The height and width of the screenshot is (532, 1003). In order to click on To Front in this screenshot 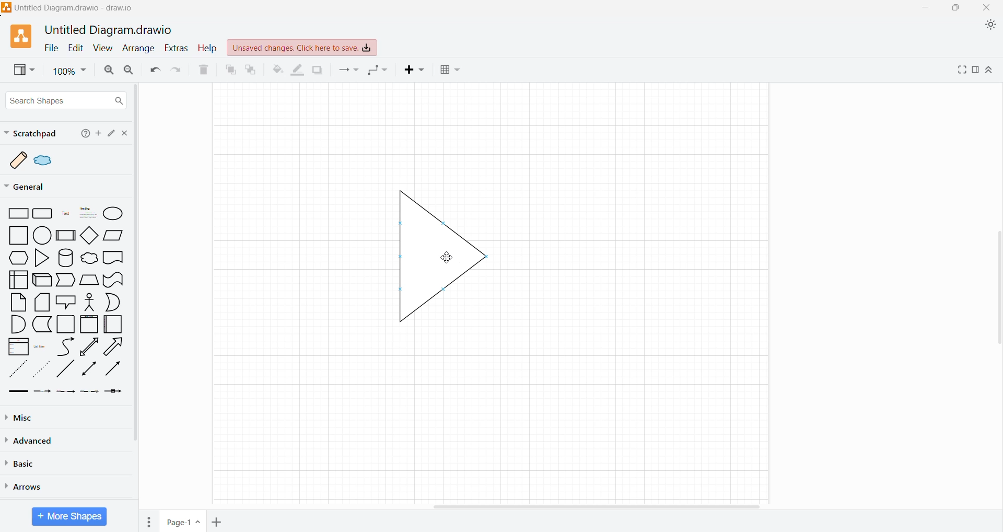, I will do `click(230, 70)`.